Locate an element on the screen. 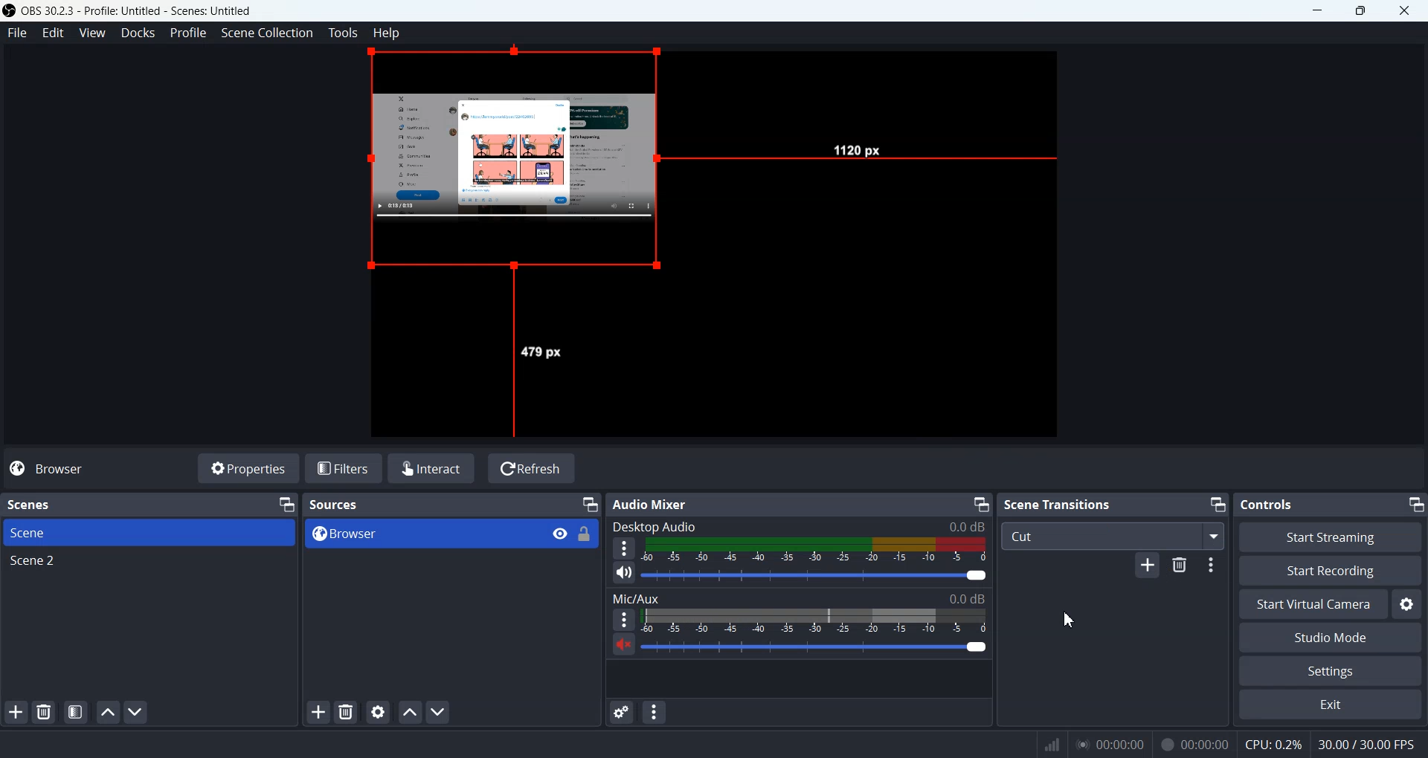  Settings is located at coordinates (1409, 603).